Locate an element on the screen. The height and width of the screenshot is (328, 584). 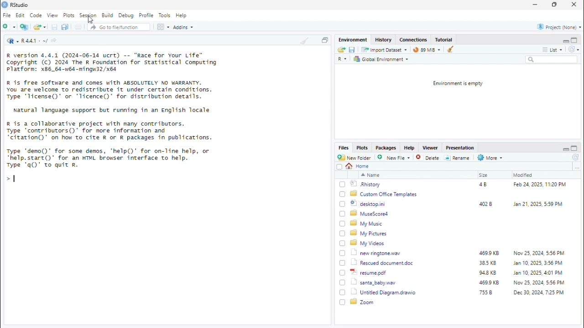
search box is located at coordinates (552, 59).